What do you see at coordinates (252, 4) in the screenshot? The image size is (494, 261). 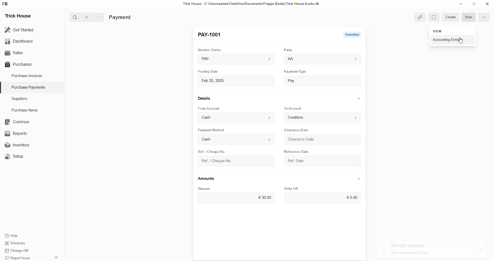 I see `Trick House - C:\Users\aadee\OneDrive\Documents\Frappe Books\Trick House books.db` at bounding box center [252, 4].